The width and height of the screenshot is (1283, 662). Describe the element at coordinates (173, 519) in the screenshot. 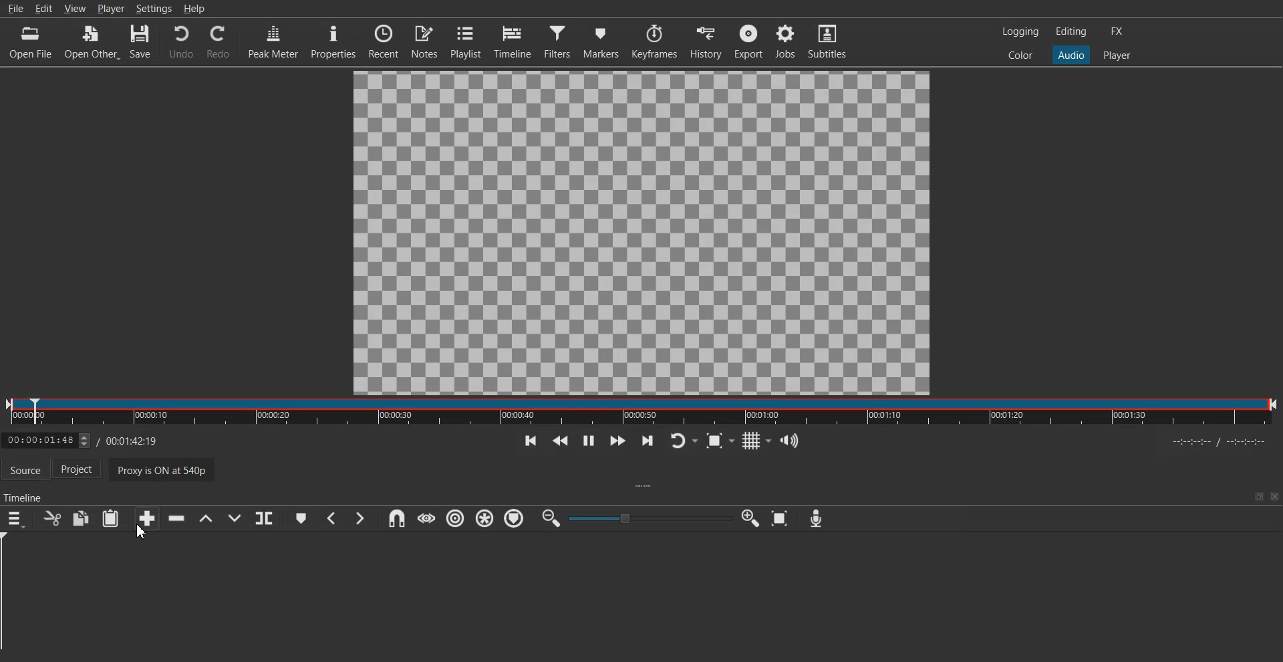

I see `Ripple Delete` at that location.